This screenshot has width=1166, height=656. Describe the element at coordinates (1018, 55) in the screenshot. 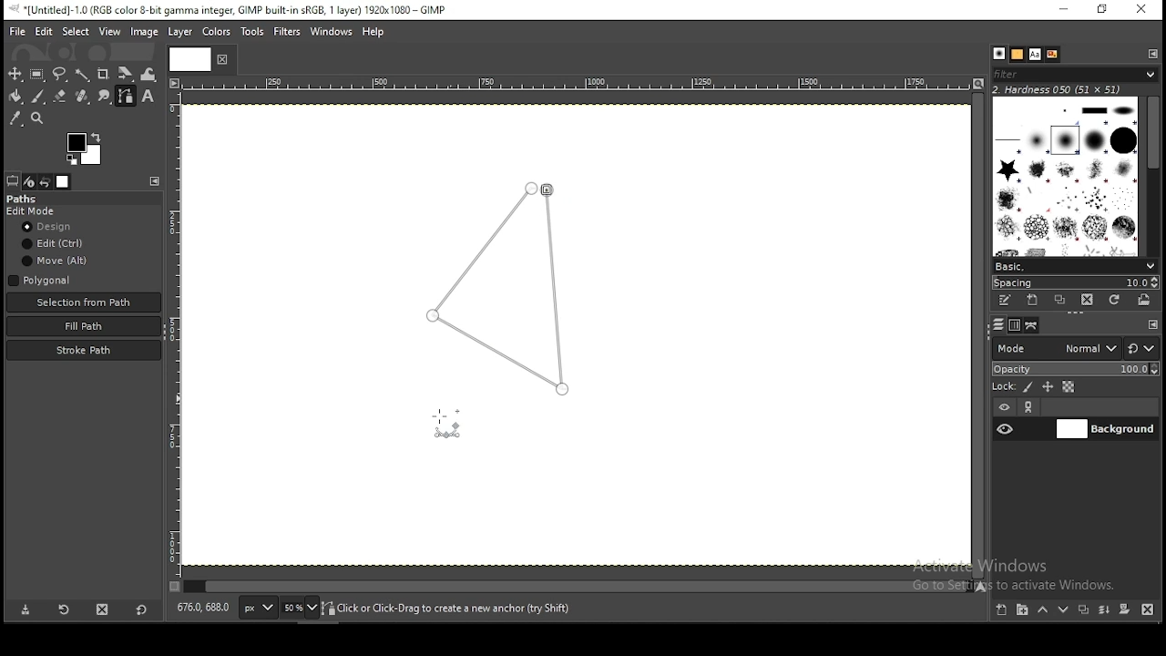

I see `patterns` at that location.